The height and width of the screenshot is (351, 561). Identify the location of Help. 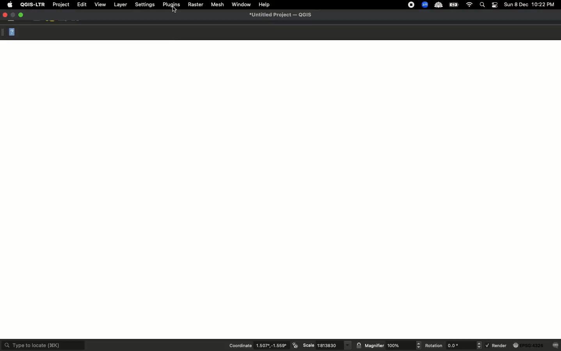
(264, 5).